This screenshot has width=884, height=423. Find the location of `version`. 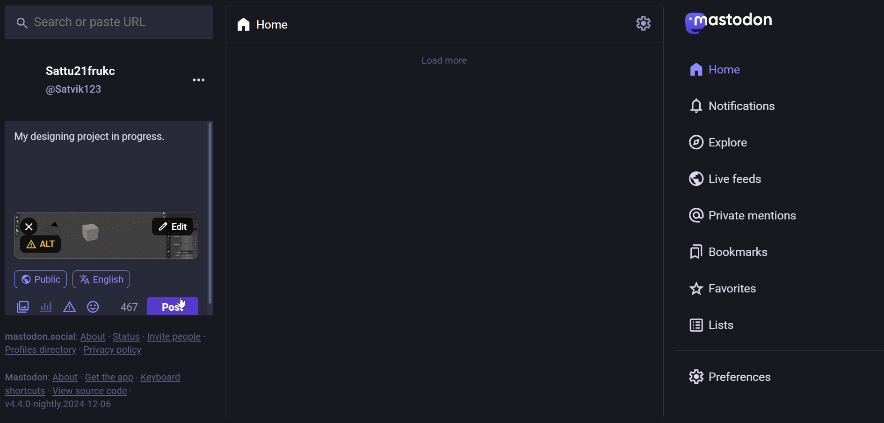

version is located at coordinates (56, 406).